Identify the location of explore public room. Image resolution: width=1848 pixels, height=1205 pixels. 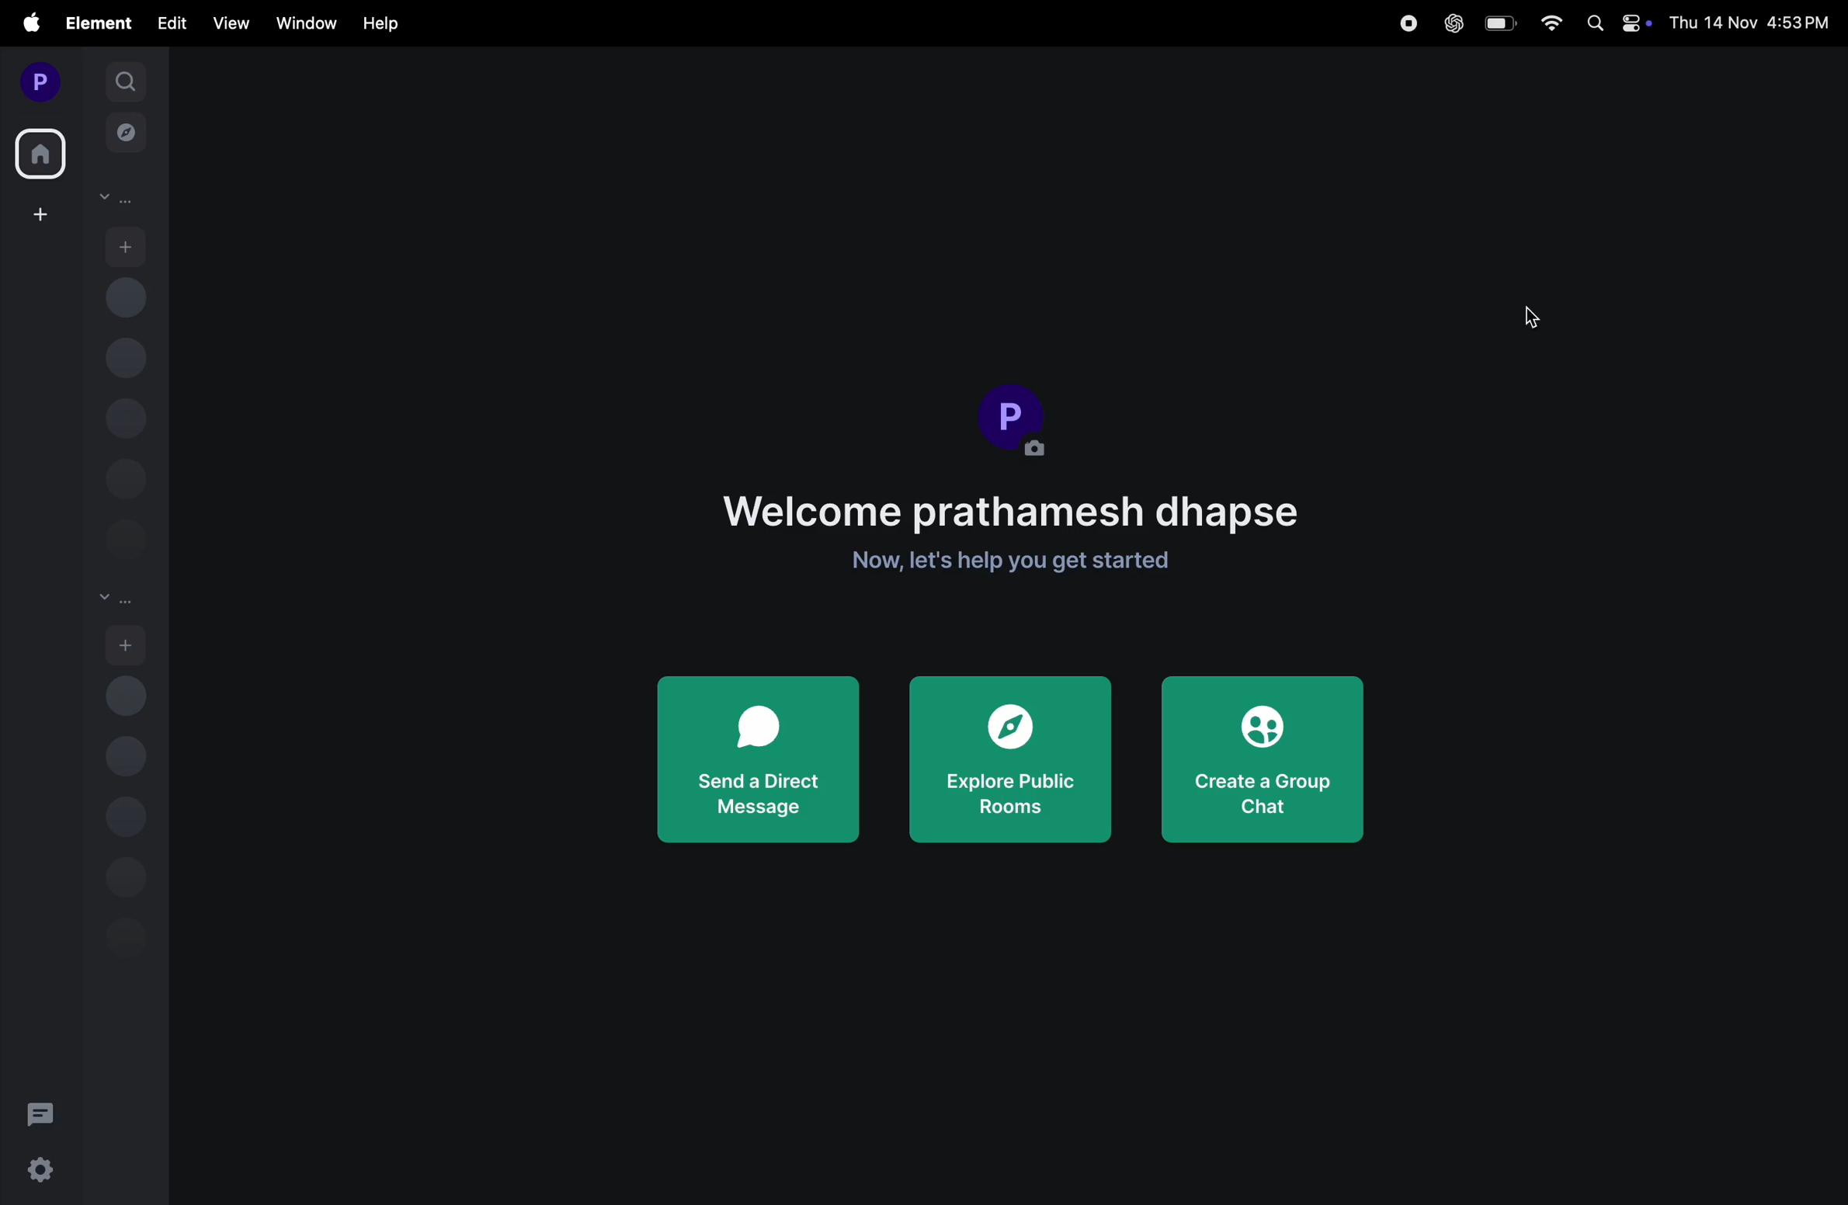
(1011, 761).